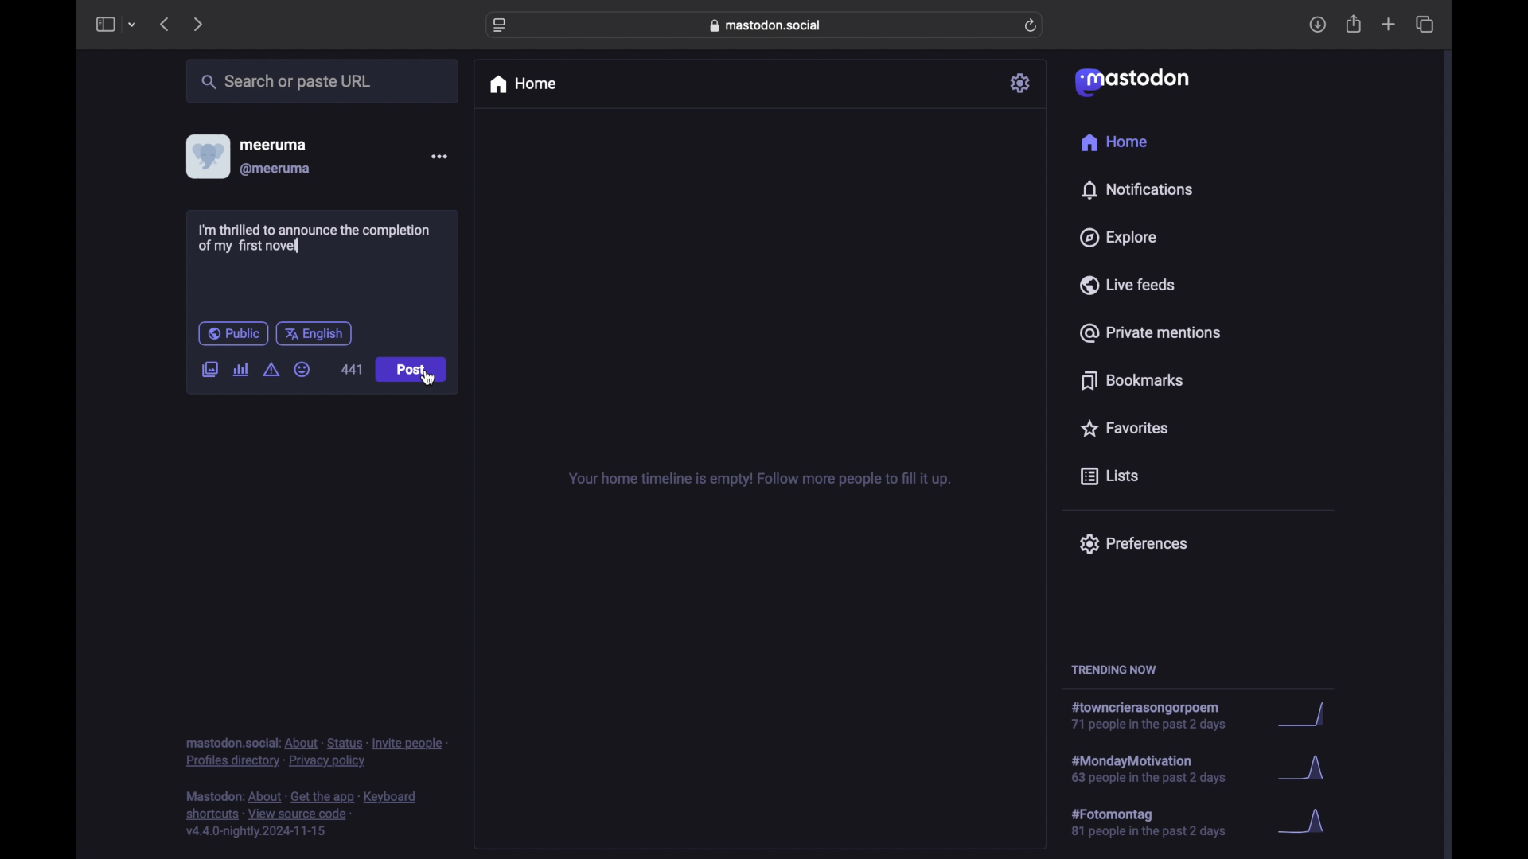 The height and width of the screenshot is (859, 1528). I want to click on footnote, so click(316, 753).